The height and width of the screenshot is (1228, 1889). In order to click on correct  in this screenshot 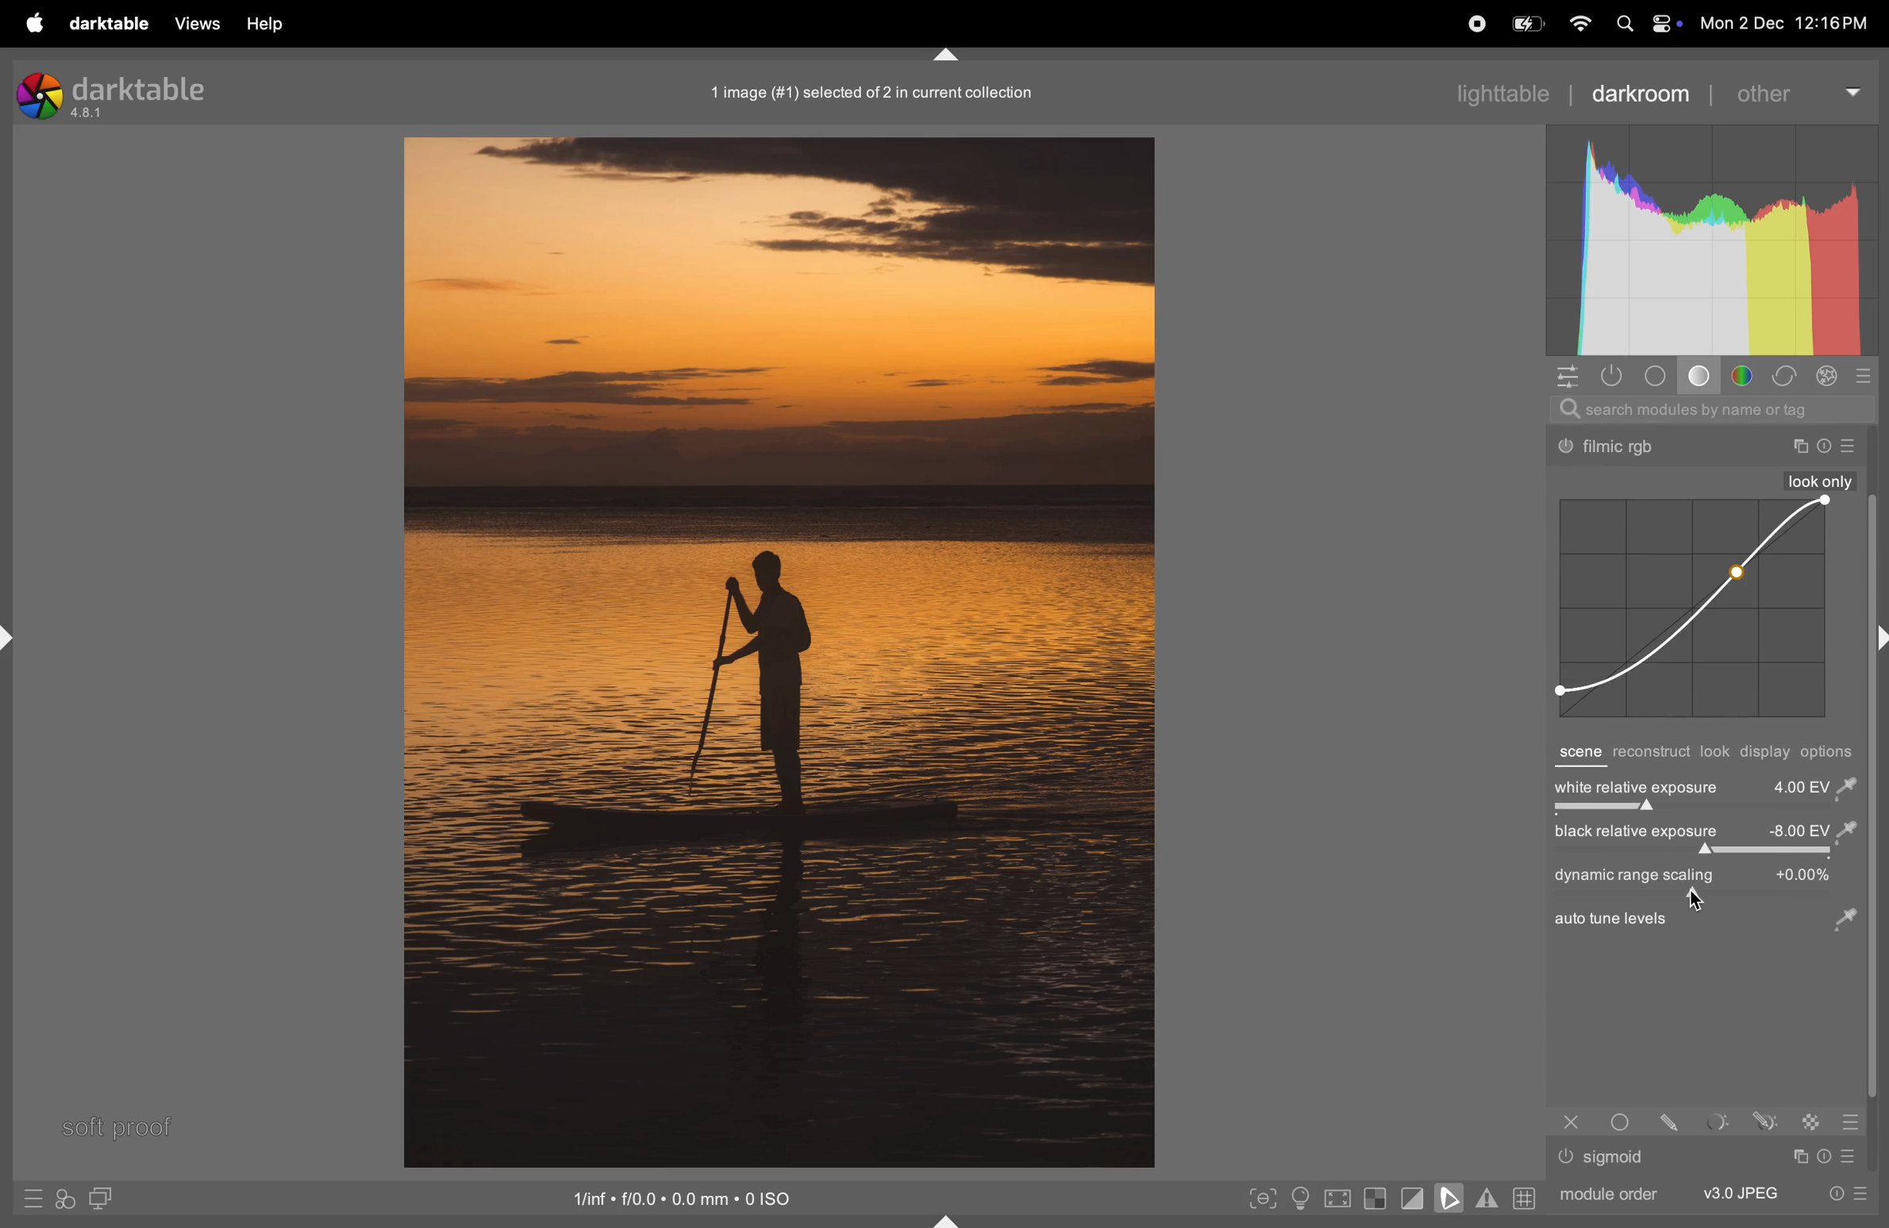, I will do `click(1784, 377)`.